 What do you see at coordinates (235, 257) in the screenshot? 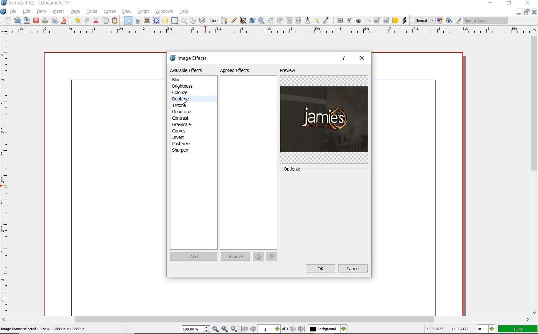
I see `remove` at bounding box center [235, 257].